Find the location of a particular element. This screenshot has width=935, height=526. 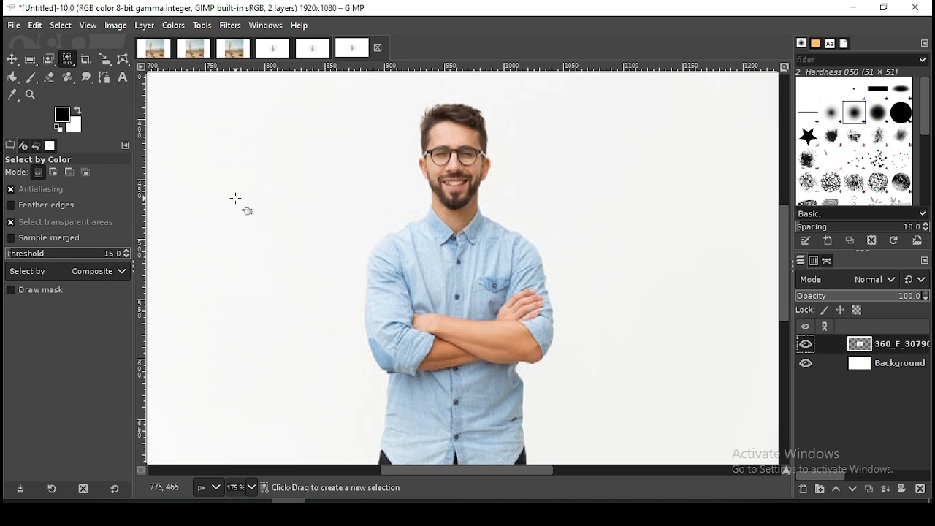

mouse pointer is located at coordinates (242, 202).